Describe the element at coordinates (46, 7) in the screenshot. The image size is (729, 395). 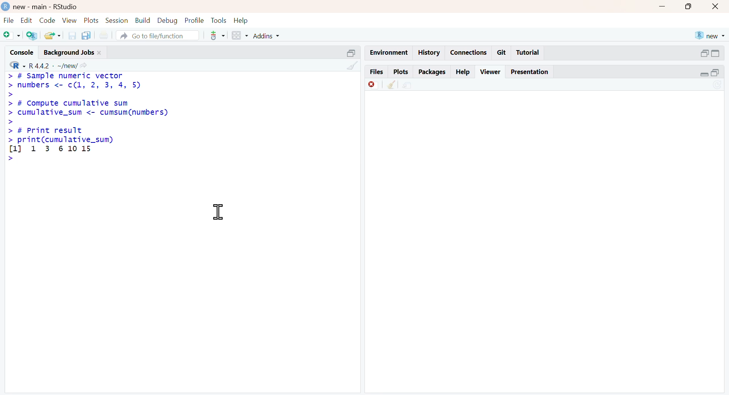
I see `new - main - RStudio` at that location.